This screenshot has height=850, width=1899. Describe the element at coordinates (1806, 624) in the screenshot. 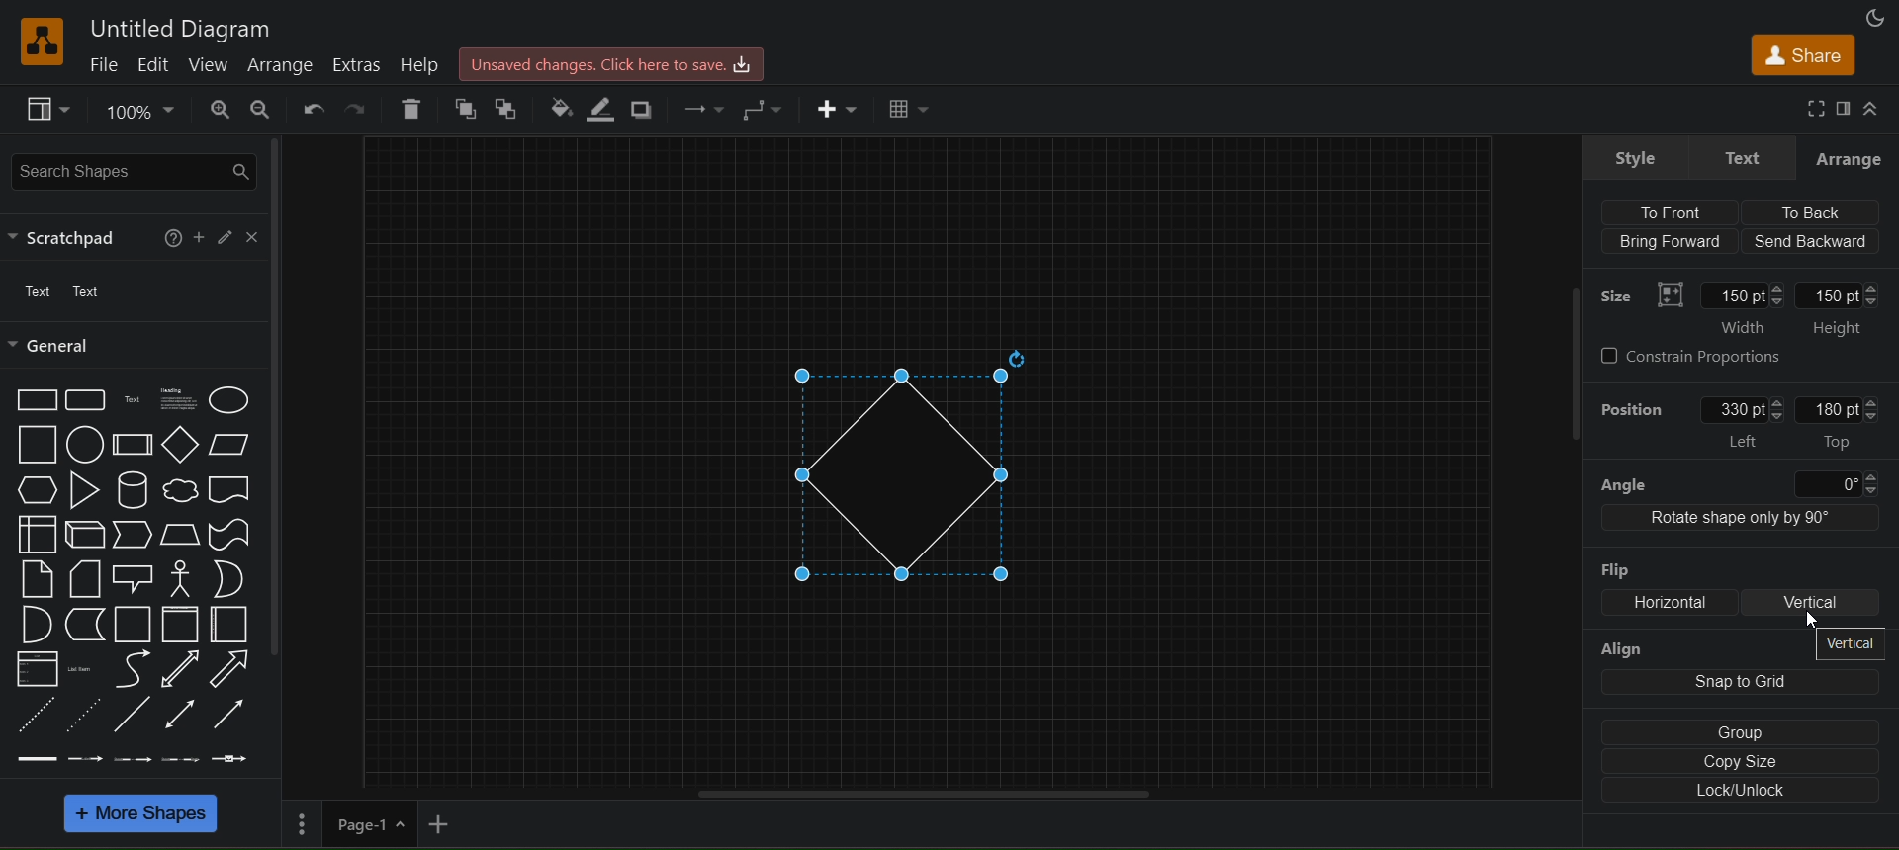

I see `cursor` at that location.